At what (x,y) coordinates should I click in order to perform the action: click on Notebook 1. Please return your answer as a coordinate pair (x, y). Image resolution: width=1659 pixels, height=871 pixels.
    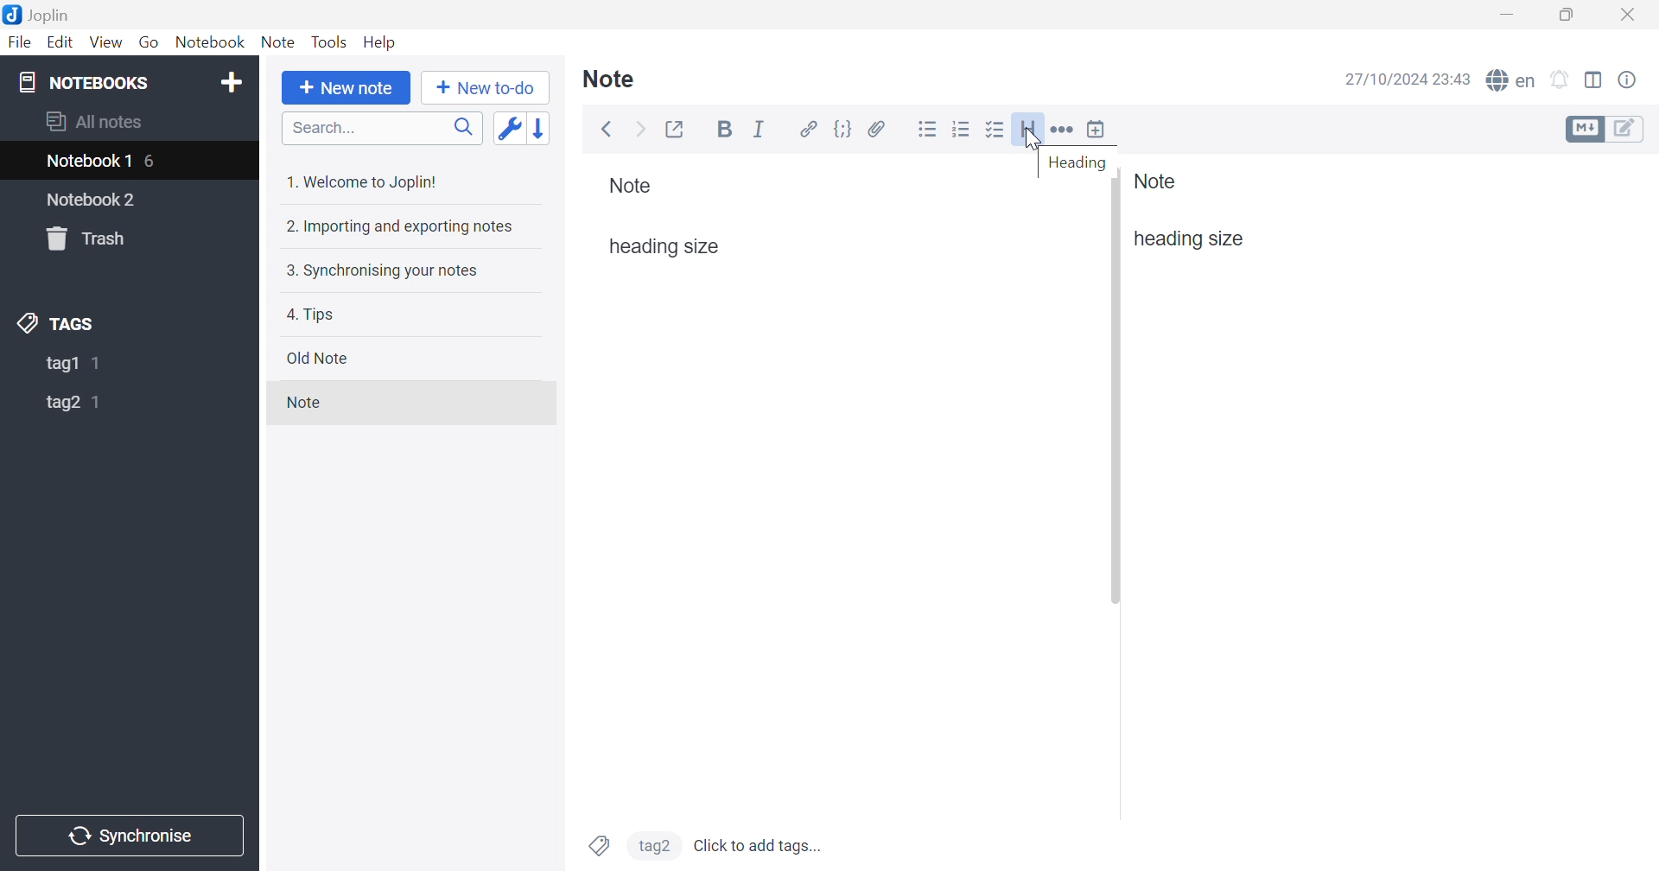
    Looking at the image, I should click on (91, 162).